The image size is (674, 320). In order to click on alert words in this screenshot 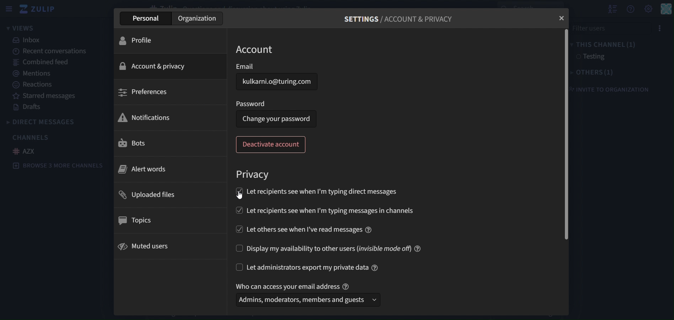, I will do `click(146, 170)`.